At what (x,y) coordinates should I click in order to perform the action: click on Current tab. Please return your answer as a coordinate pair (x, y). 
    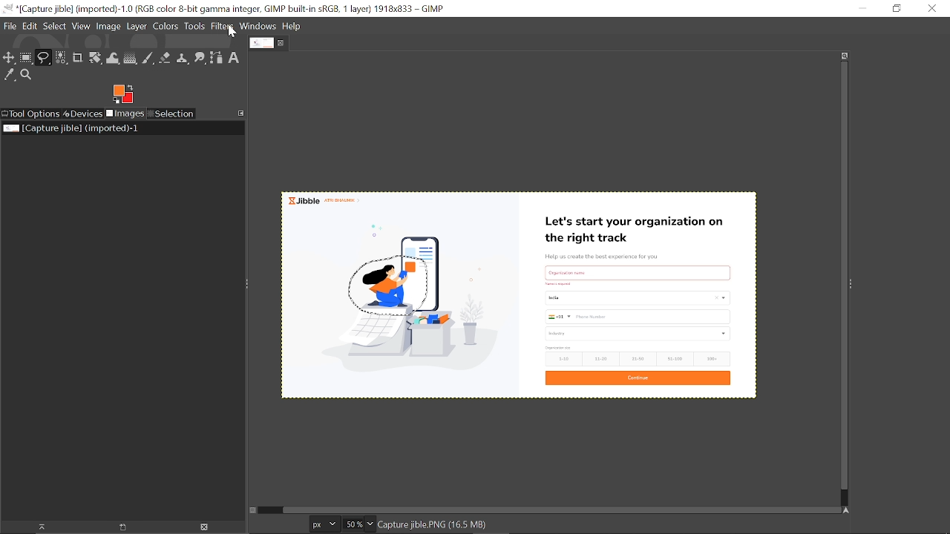
    Looking at the image, I should click on (261, 43).